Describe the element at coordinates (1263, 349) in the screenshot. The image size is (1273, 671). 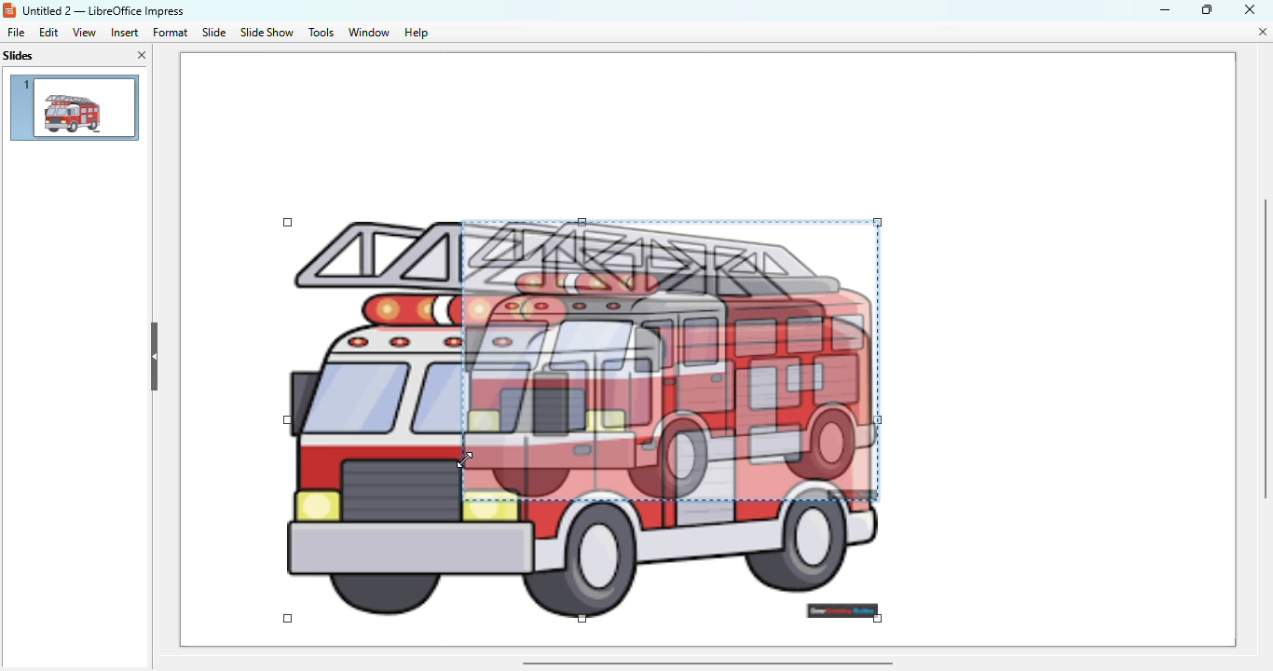
I see `vertical scroll bar` at that location.